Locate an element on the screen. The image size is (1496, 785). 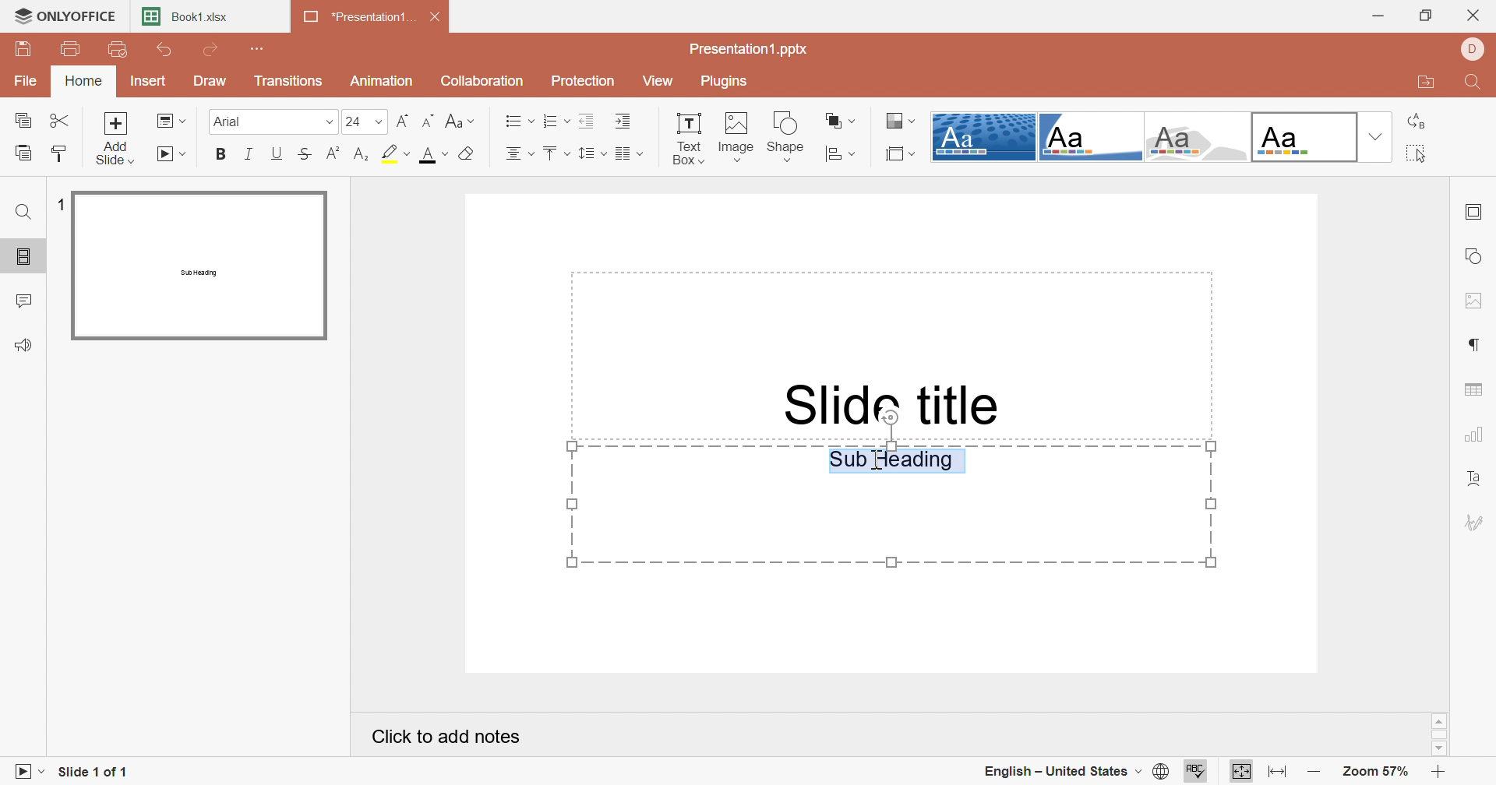
Open file location is located at coordinates (1429, 83).